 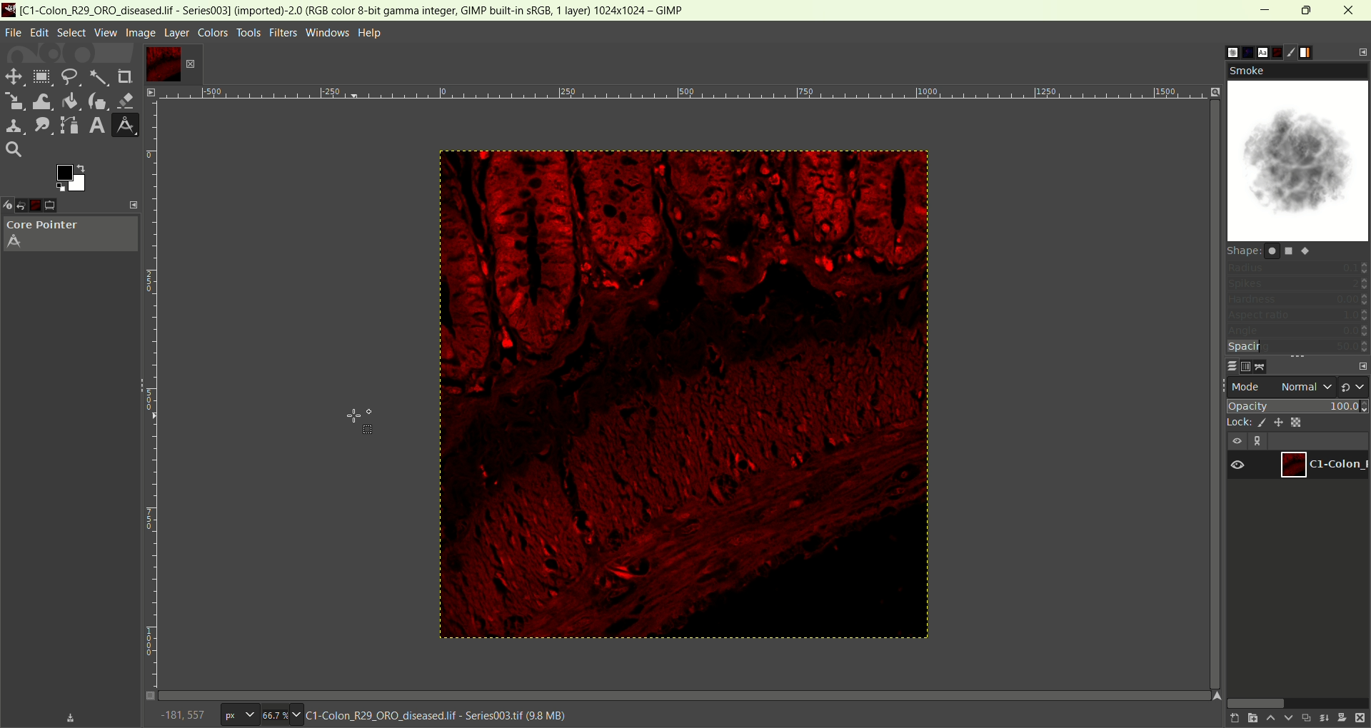 What do you see at coordinates (1342, 719) in the screenshot?
I see `mask layer` at bounding box center [1342, 719].